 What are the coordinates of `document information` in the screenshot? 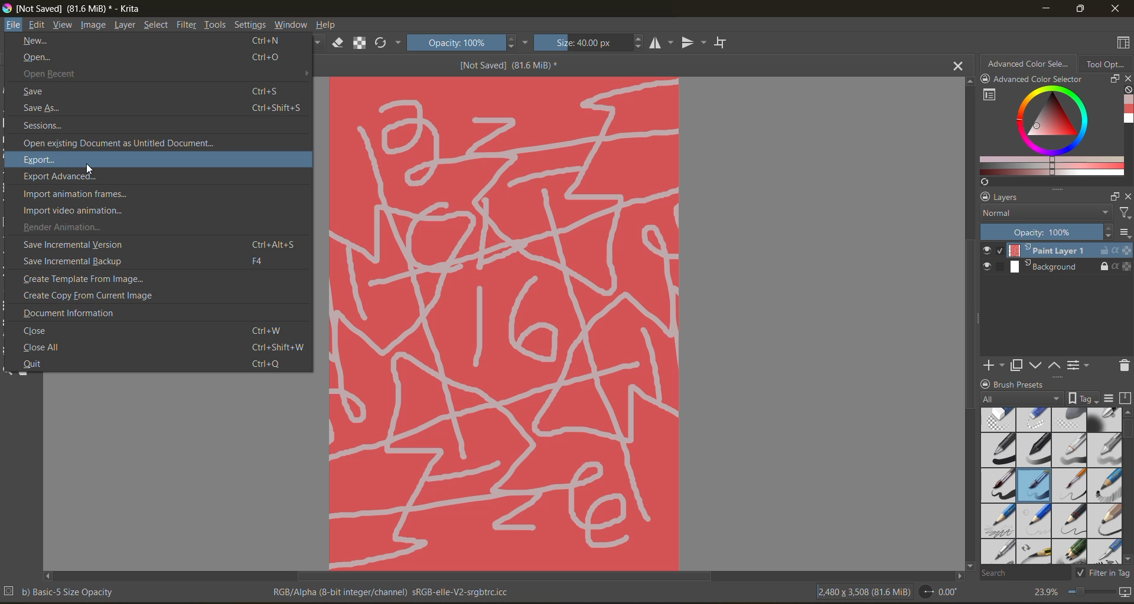 It's located at (71, 313).